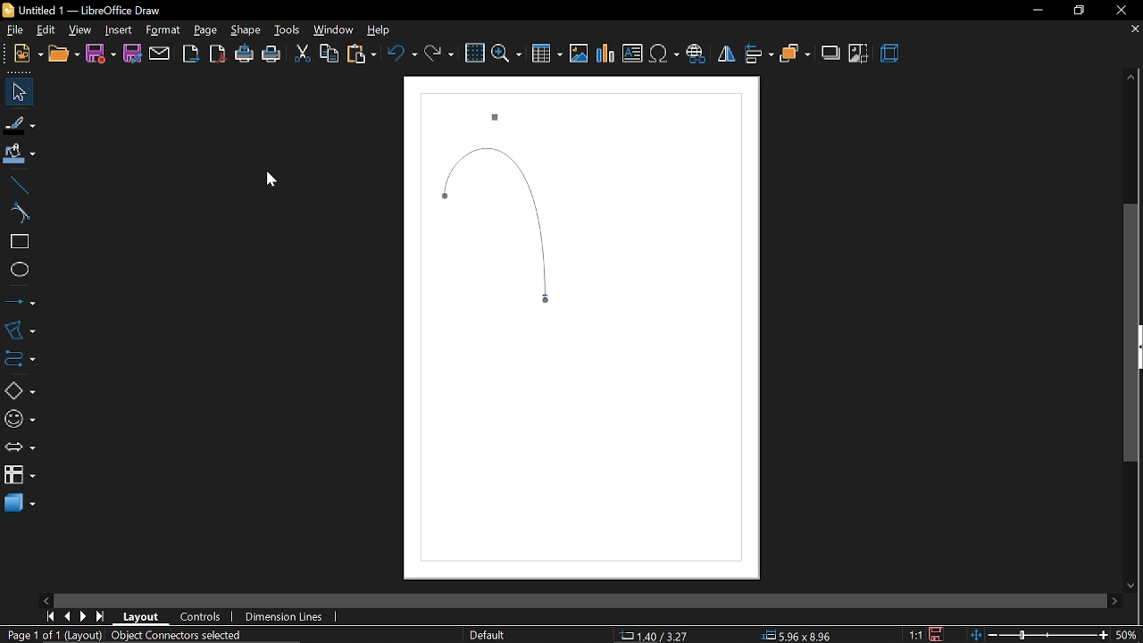  What do you see at coordinates (34, 635) in the screenshot?
I see `Page 1 of 1` at bounding box center [34, 635].